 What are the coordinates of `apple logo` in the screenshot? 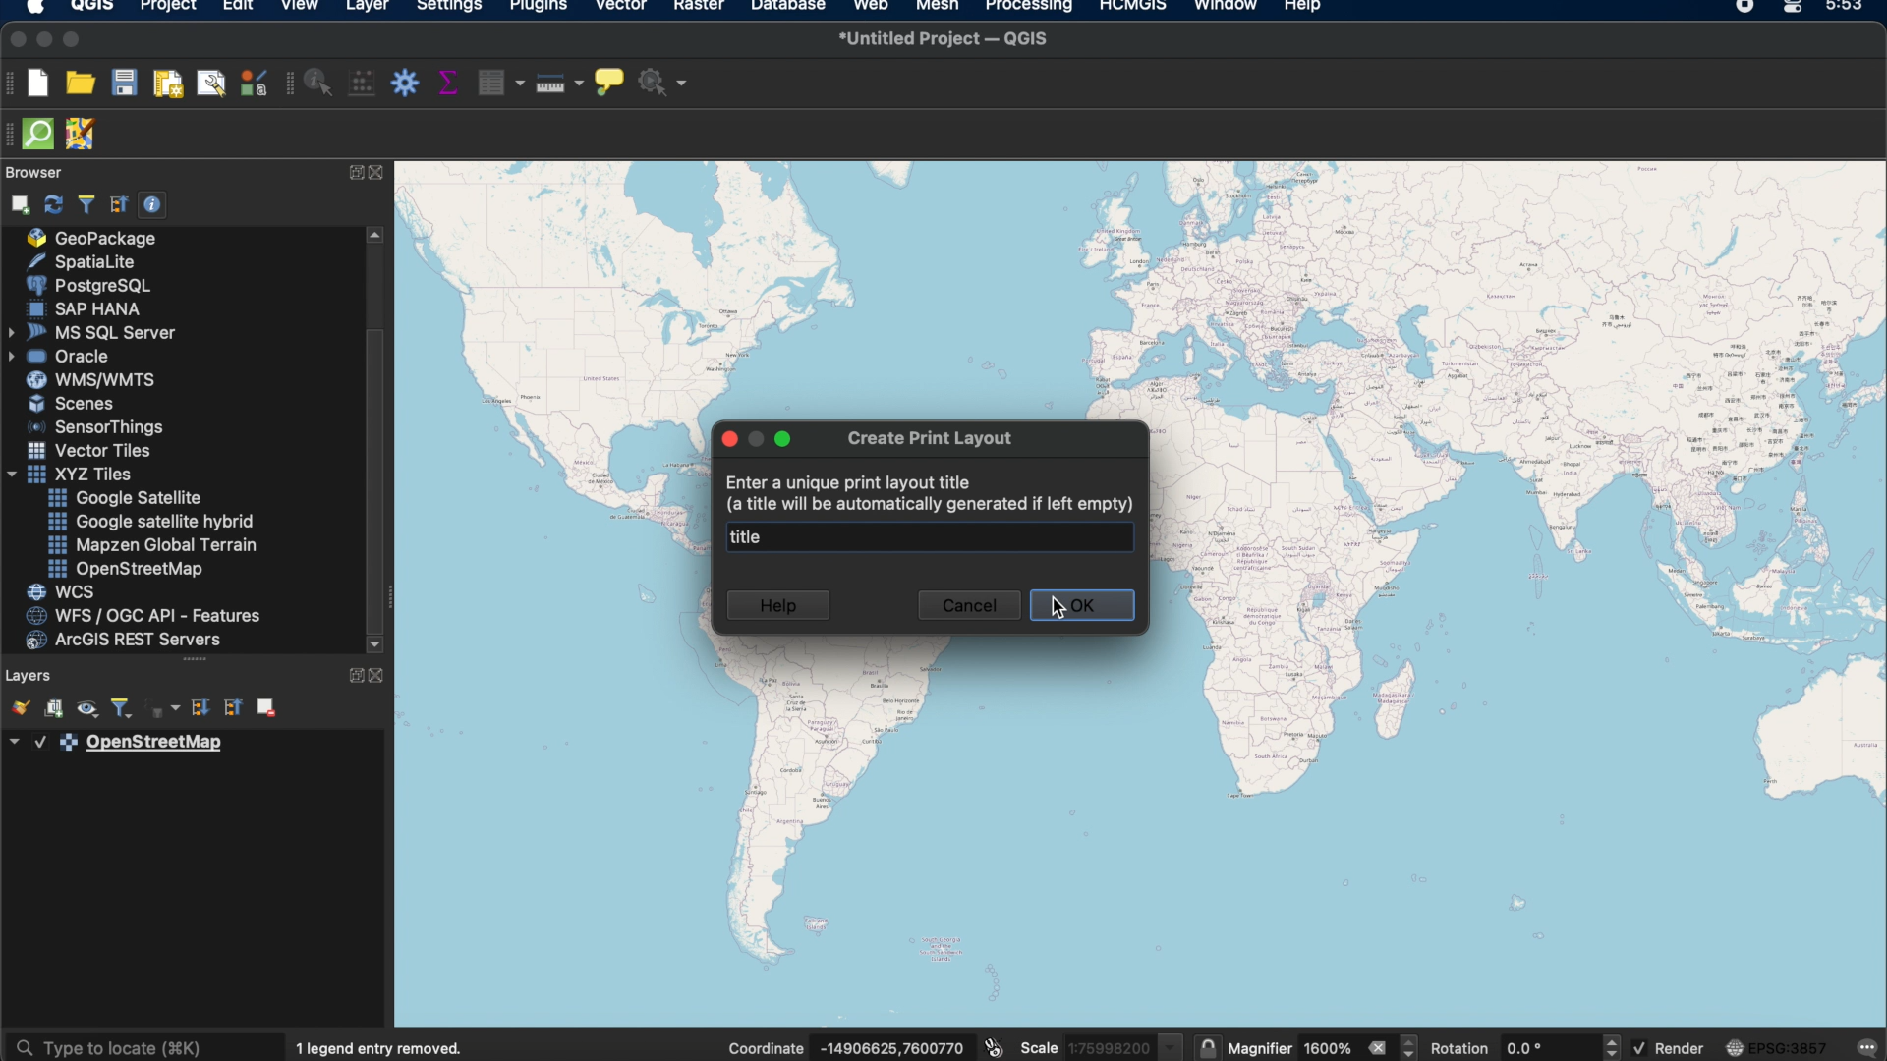 It's located at (35, 8).